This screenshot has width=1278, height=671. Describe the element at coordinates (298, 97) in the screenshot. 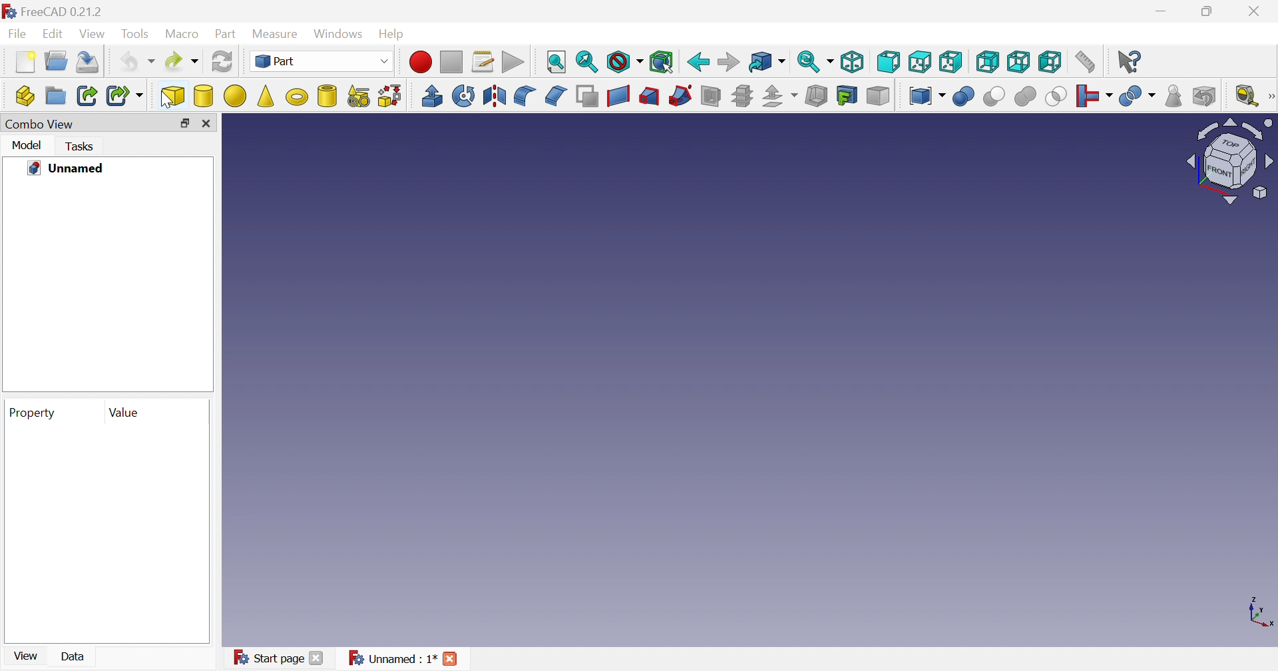

I see `Torus` at that location.